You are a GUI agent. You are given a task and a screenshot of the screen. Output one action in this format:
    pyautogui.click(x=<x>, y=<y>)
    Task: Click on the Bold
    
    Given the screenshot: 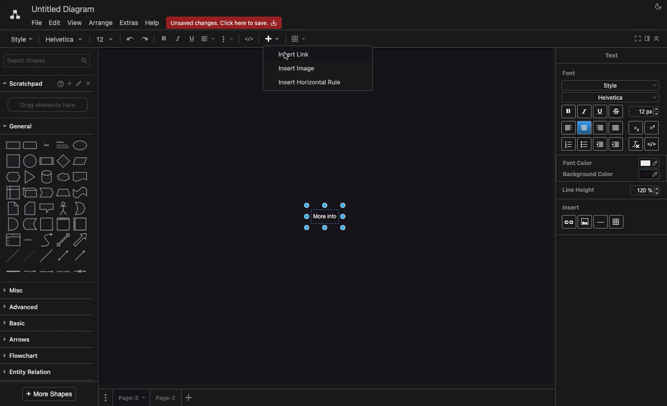 What is the action you would take?
    pyautogui.click(x=569, y=113)
    